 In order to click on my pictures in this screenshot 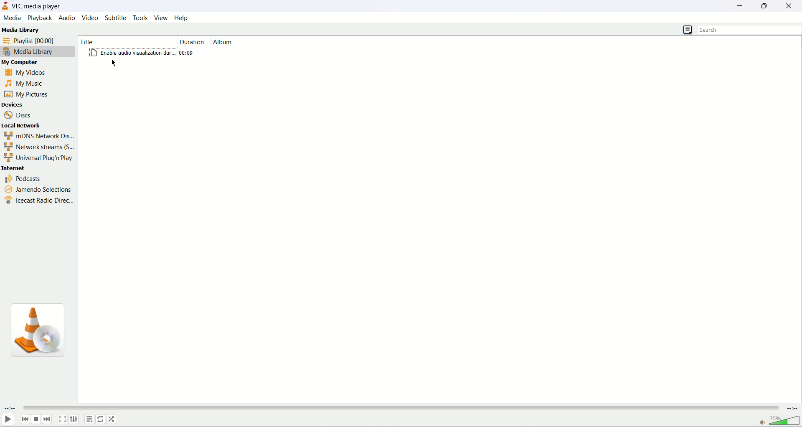, I will do `click(27, 94)`.